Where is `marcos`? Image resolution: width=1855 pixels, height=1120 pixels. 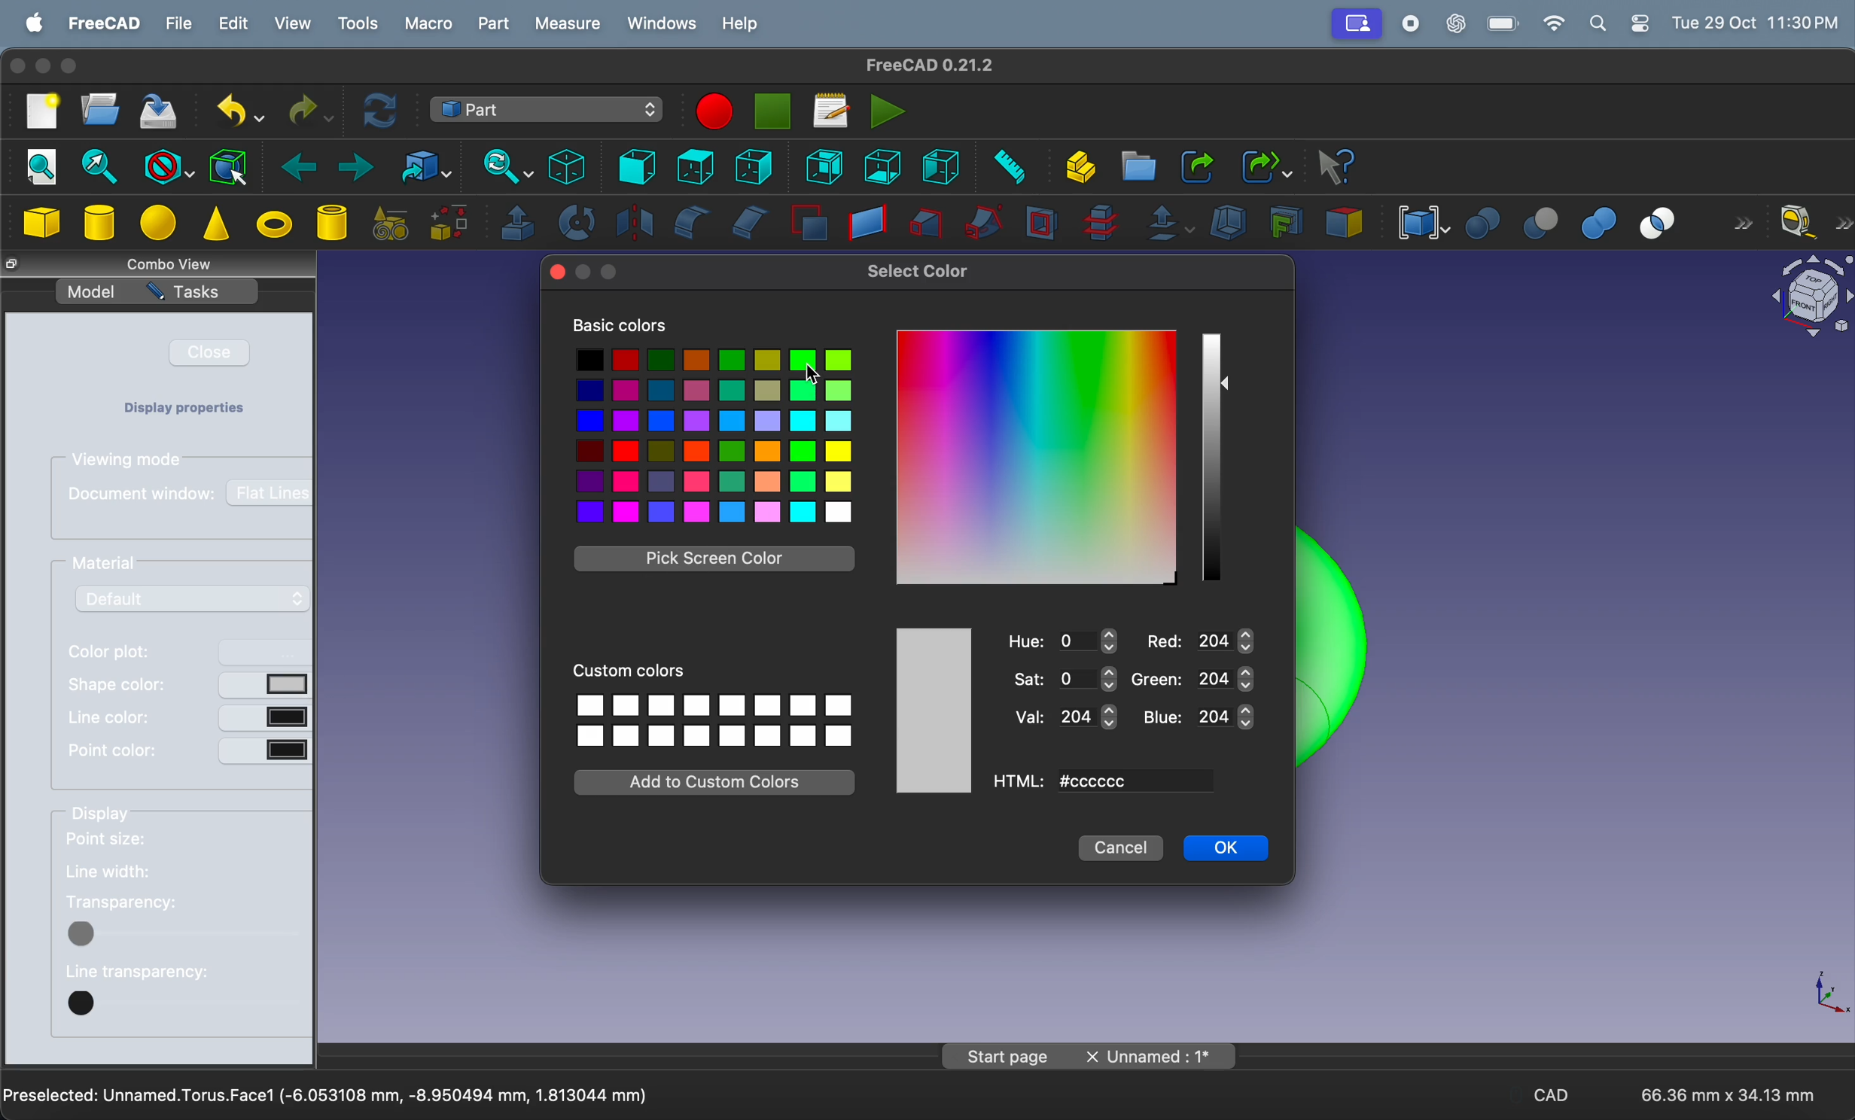
marcos is located at coordinates (830, 110).